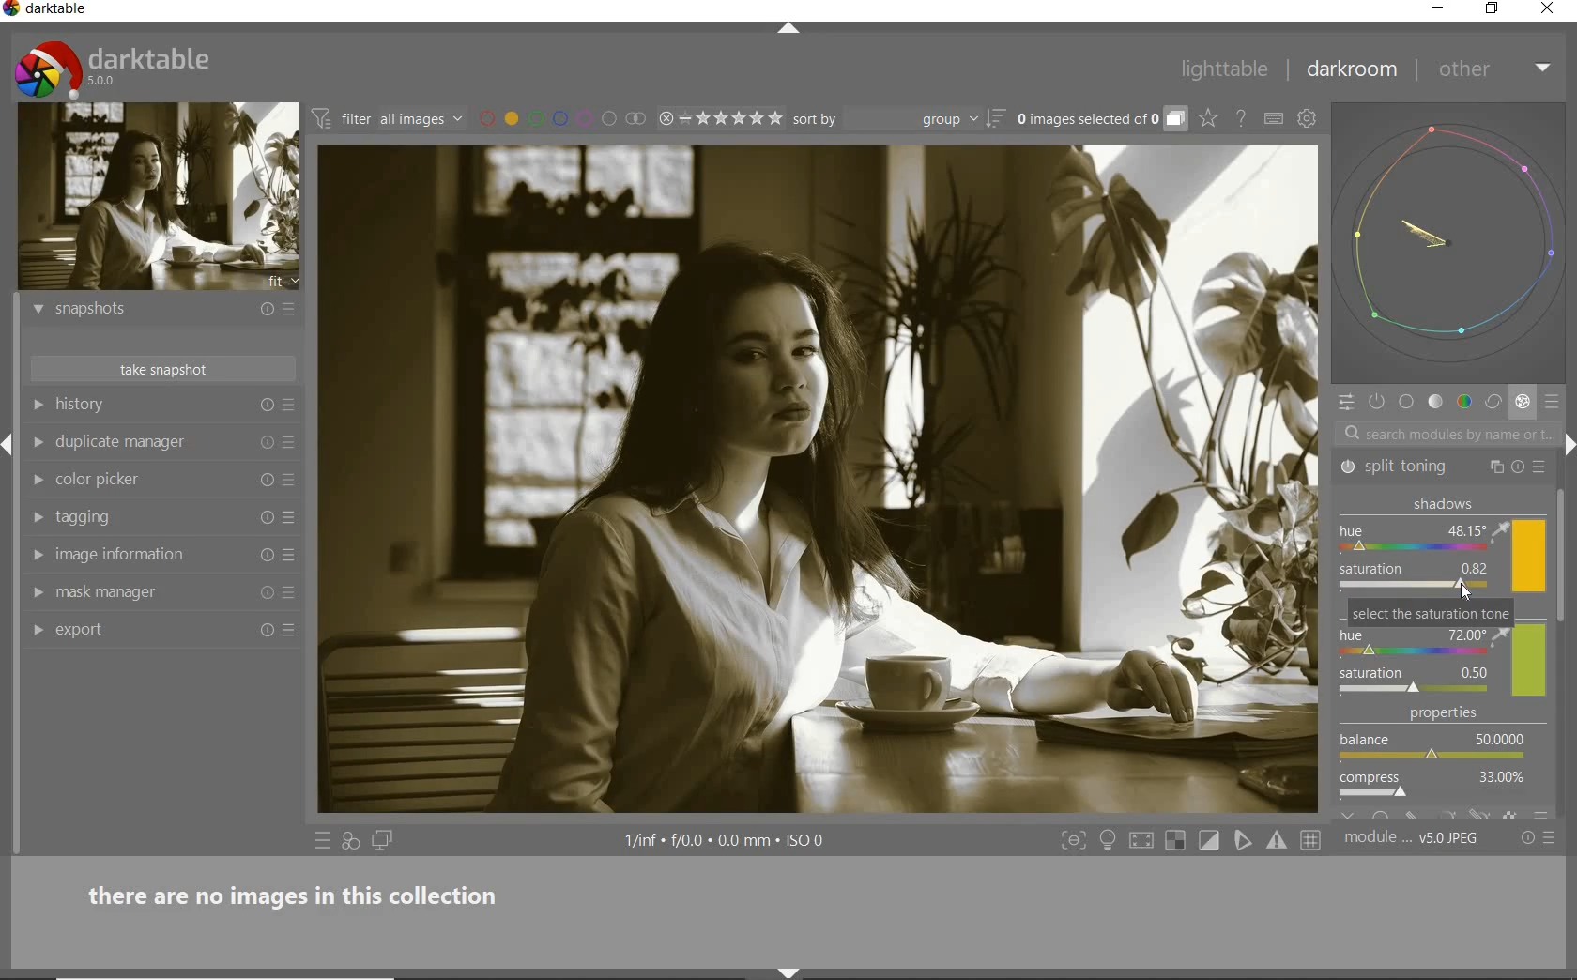 Image resolution: width=1577 pixels, height=980 pixels. What do you see at coordinates (1496, 465) in the screenshot?
I see `multiple instance actions` at bounding box center [1496, 465].